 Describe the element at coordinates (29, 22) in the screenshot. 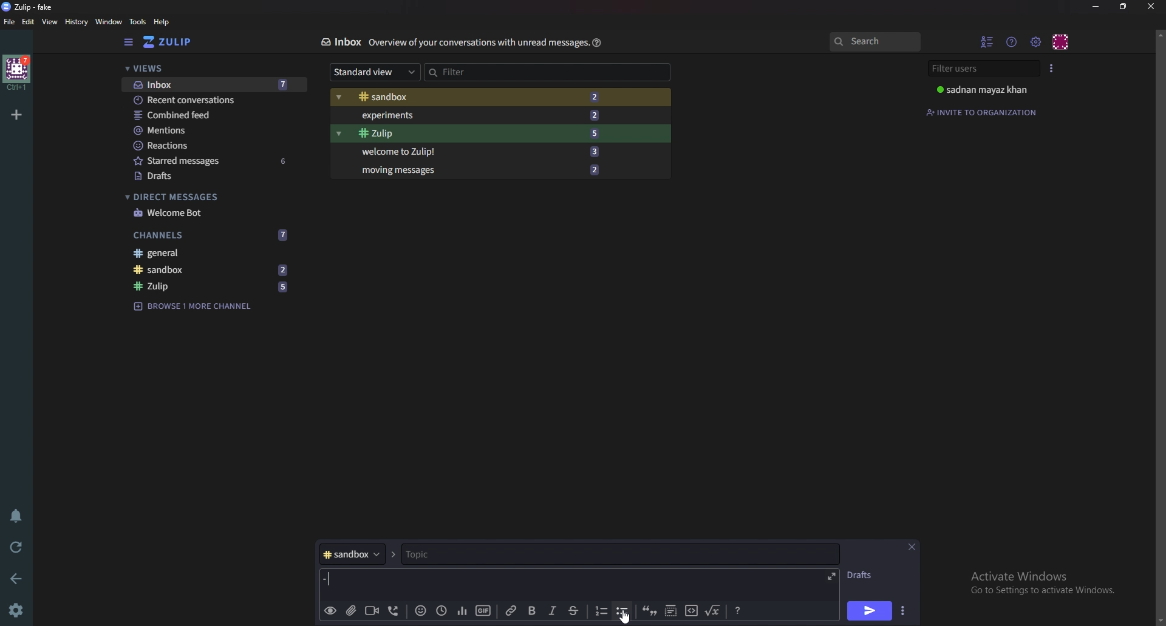

I see `Edit` at that location.